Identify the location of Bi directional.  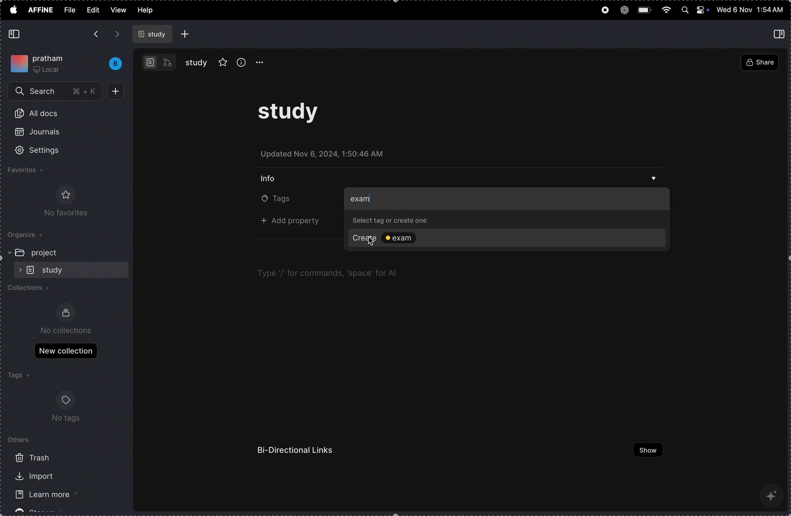
(297, 450).